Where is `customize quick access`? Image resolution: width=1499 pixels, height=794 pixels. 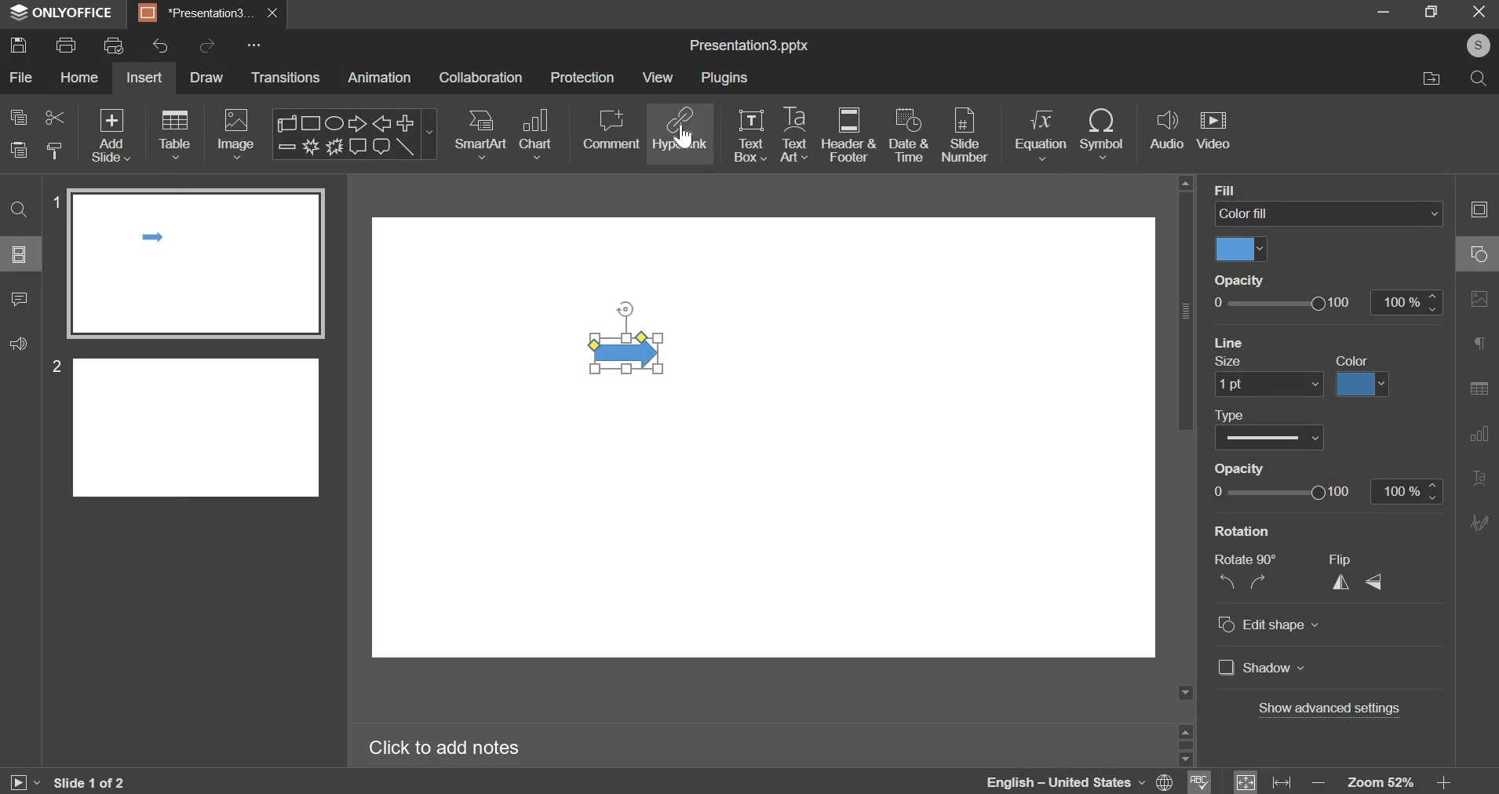 customize quick access is located at coordinates (254, 45).